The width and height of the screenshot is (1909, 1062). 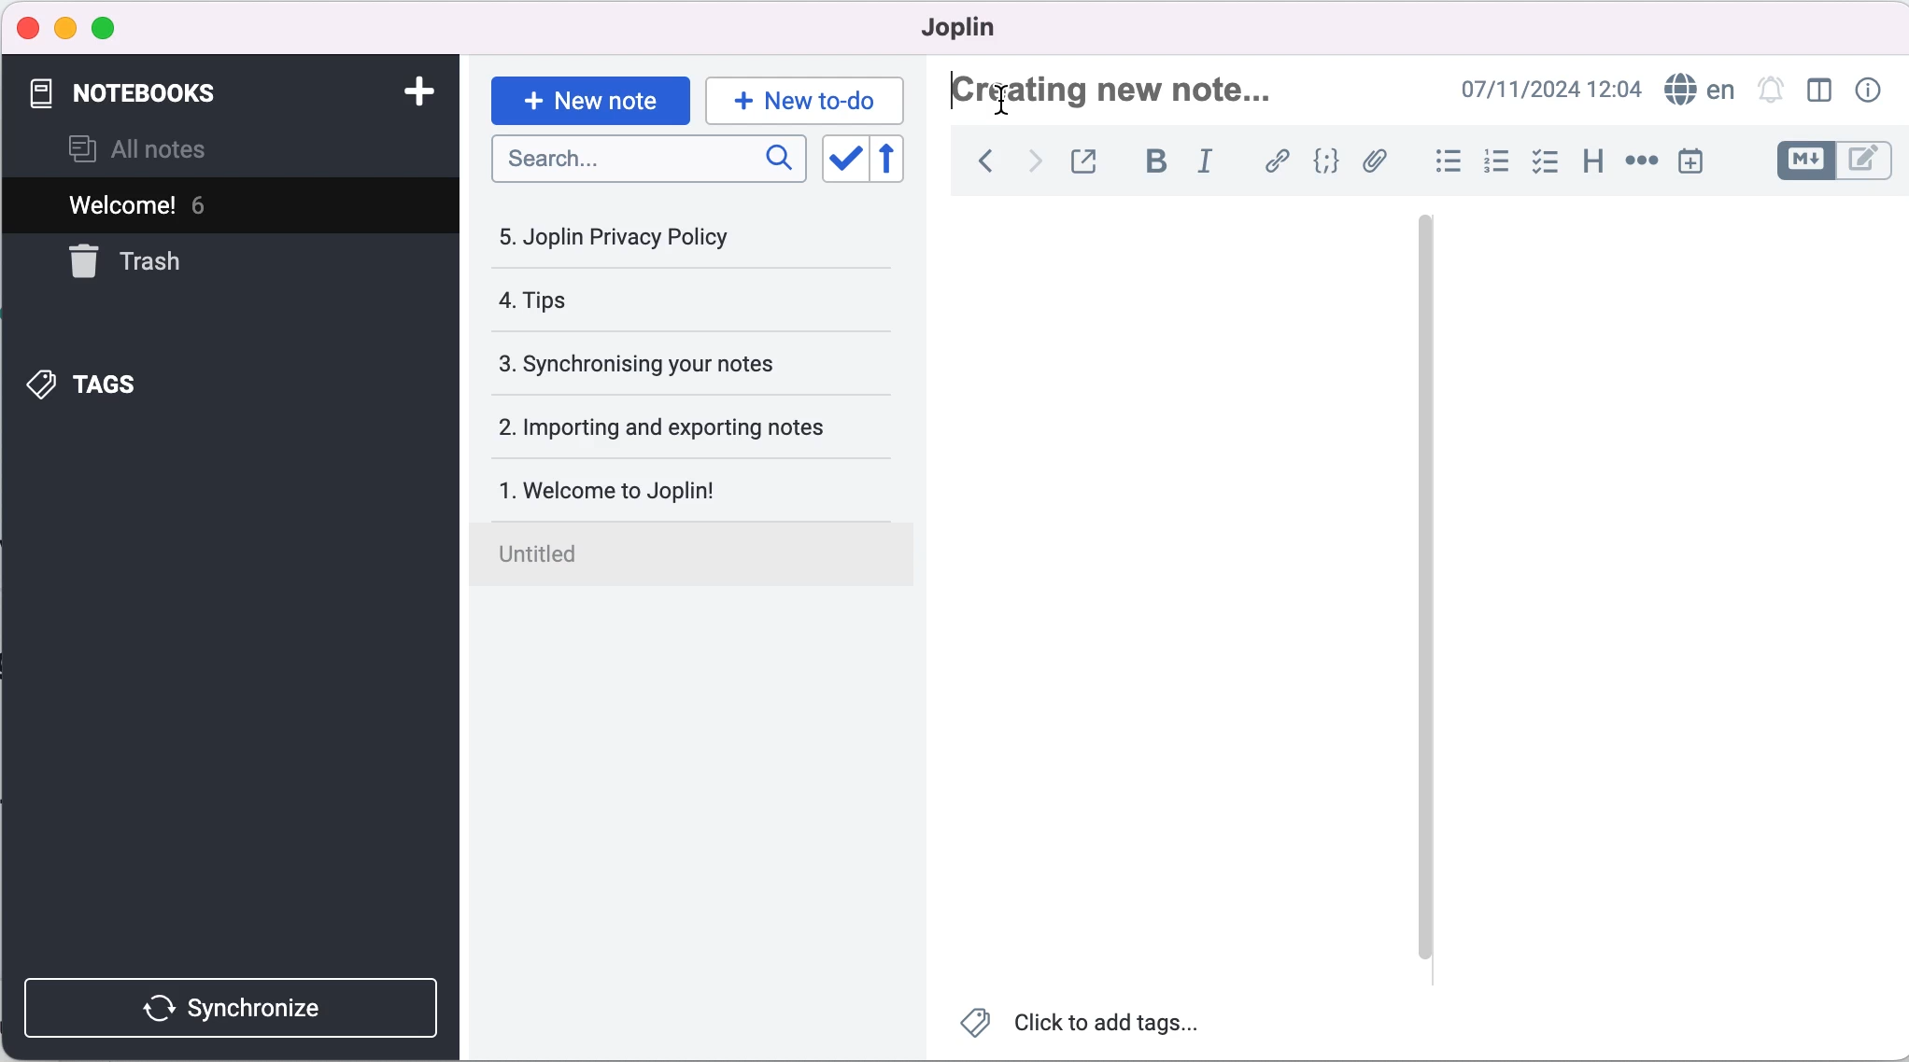 What do you see at coordinates (1770, 91) in the screenshot?
I see `set alarm` at bounding box center [1770, 91].